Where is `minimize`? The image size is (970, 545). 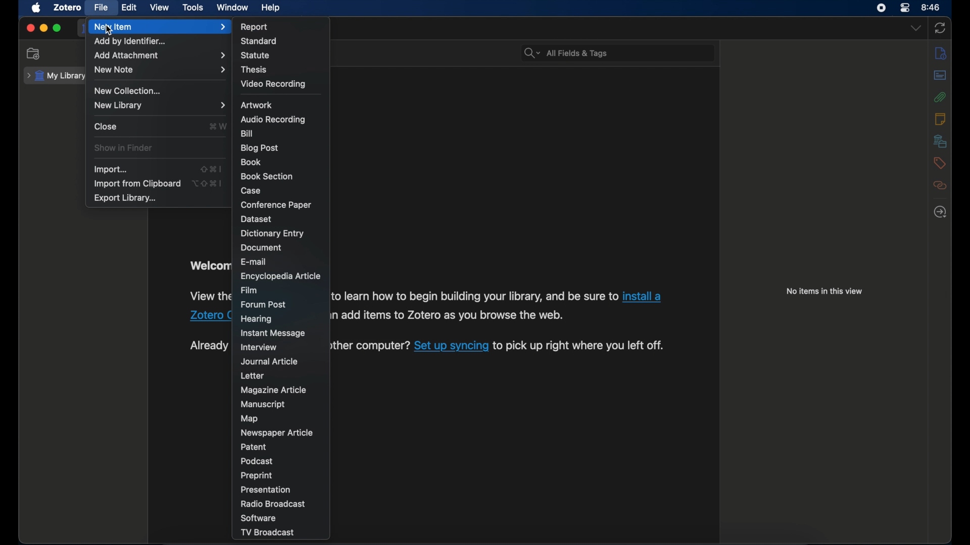 minimize is located at coordinates (43, 29).